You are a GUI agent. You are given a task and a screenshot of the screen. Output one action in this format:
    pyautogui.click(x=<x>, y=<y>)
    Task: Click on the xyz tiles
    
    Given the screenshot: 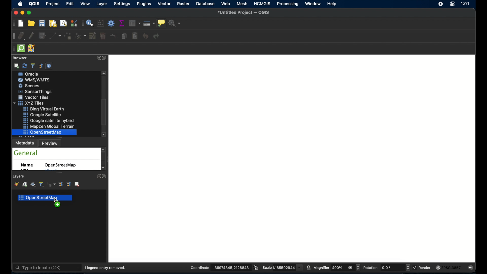 What is the action you would take?
    pyautogui.click(x=46, y=120)
    